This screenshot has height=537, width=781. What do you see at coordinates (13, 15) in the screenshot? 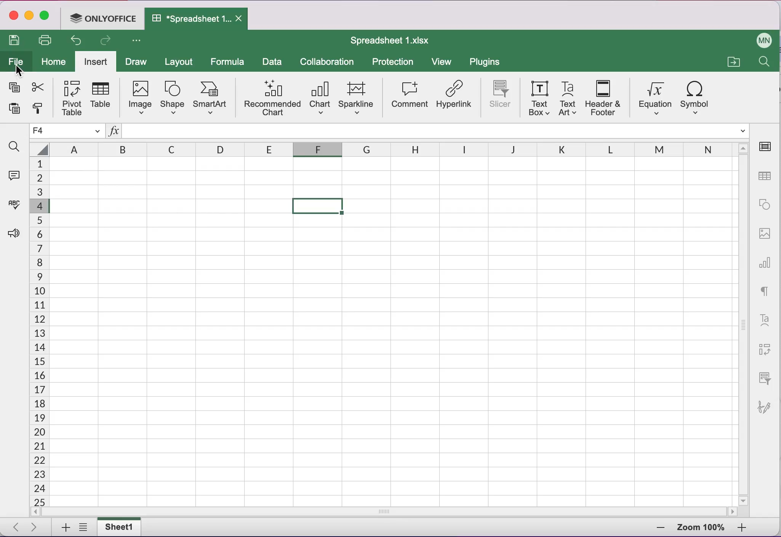
I see `close` at bounding box center [13, 15].